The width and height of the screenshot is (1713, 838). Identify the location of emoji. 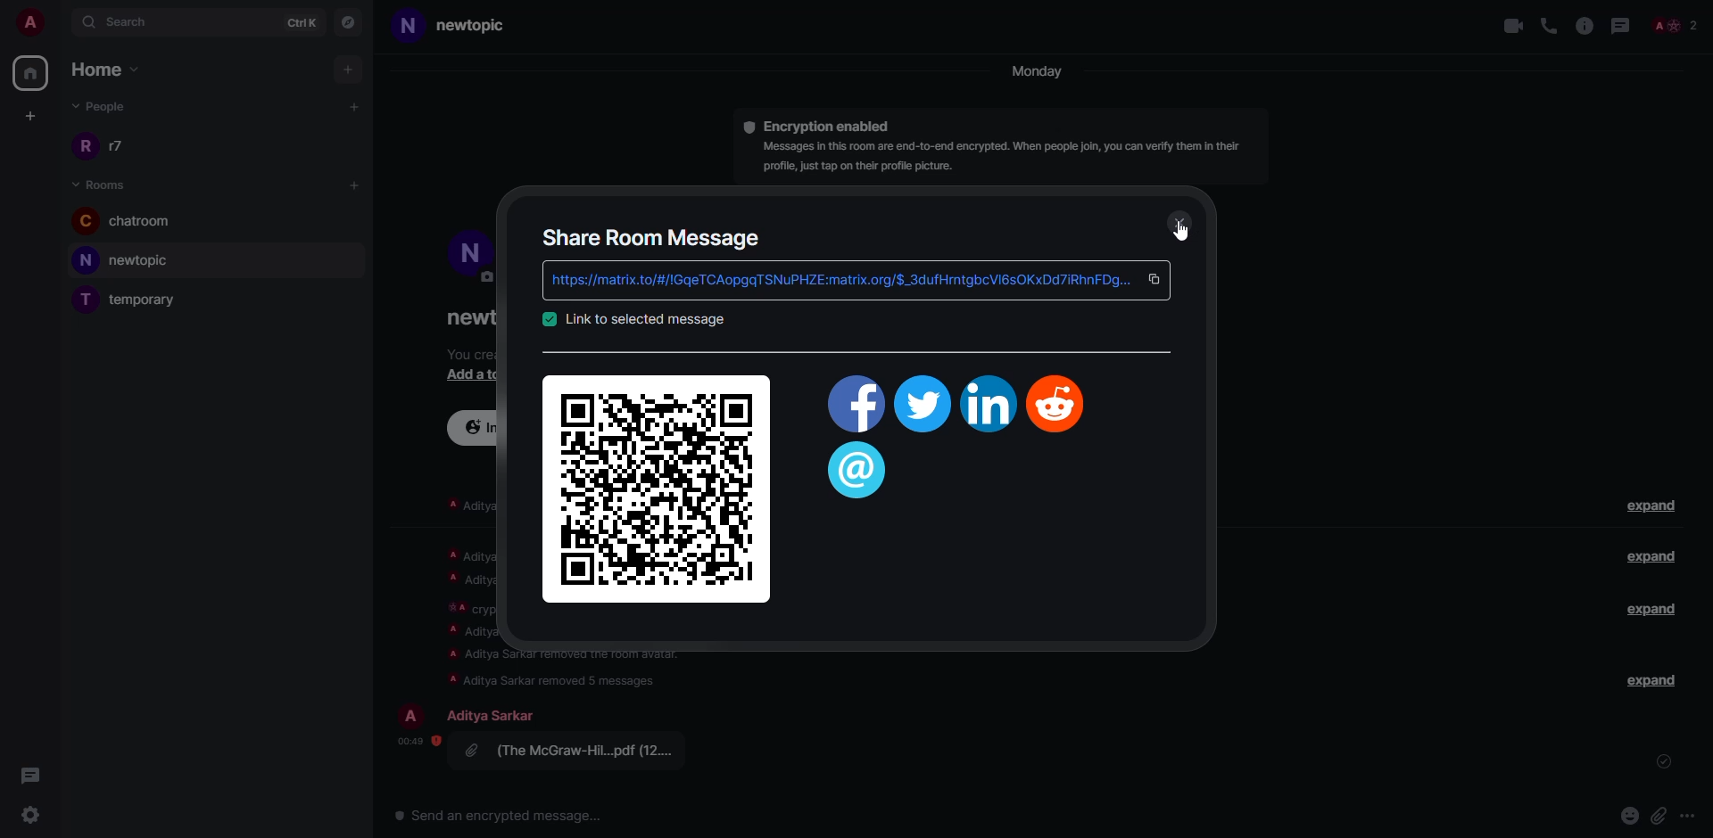
(1630, 814).